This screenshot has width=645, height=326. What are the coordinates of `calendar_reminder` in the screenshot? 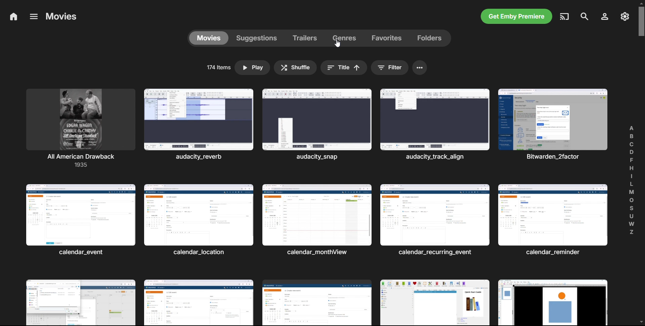 It's located at (553, 220).